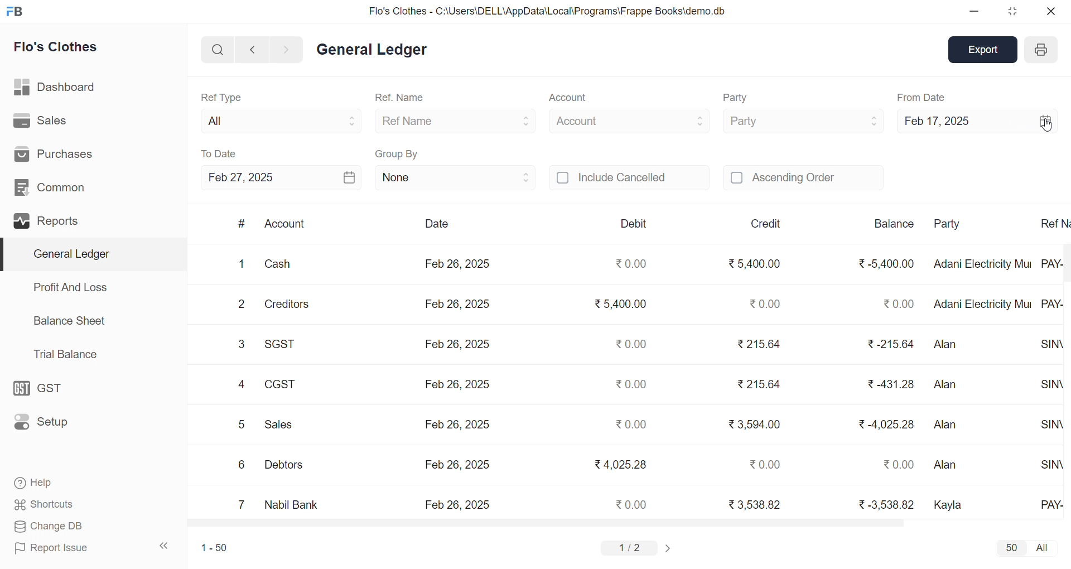 This screenshot has height=569, width=1071. I want to click on PRINT, so click(1041, 51).